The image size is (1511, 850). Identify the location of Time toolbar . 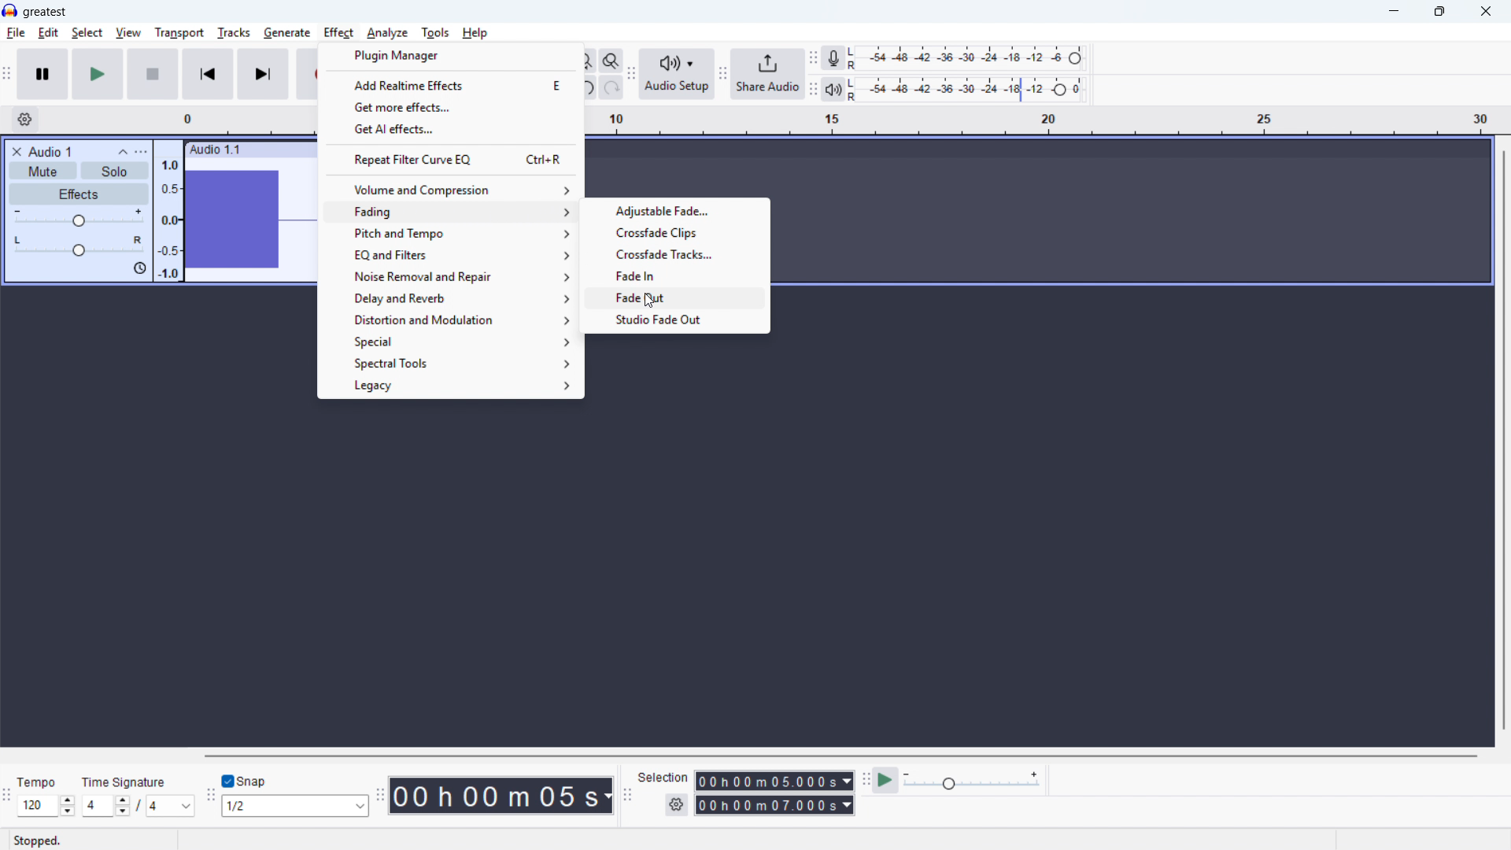
(380, 795).